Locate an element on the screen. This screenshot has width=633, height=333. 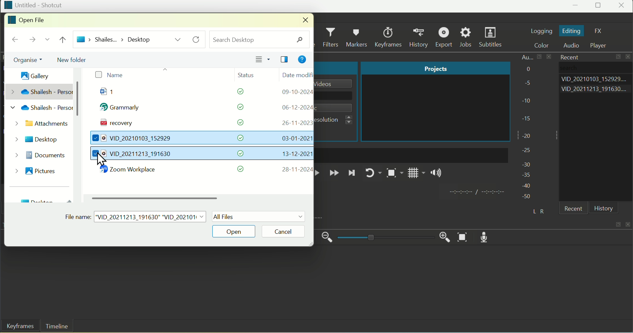
status is located at coordinates (236, 107).